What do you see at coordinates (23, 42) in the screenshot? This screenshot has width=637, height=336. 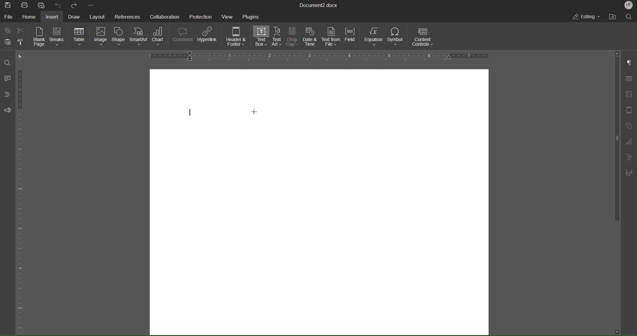 I see `Copy Style` at bounding box center [23, 42].